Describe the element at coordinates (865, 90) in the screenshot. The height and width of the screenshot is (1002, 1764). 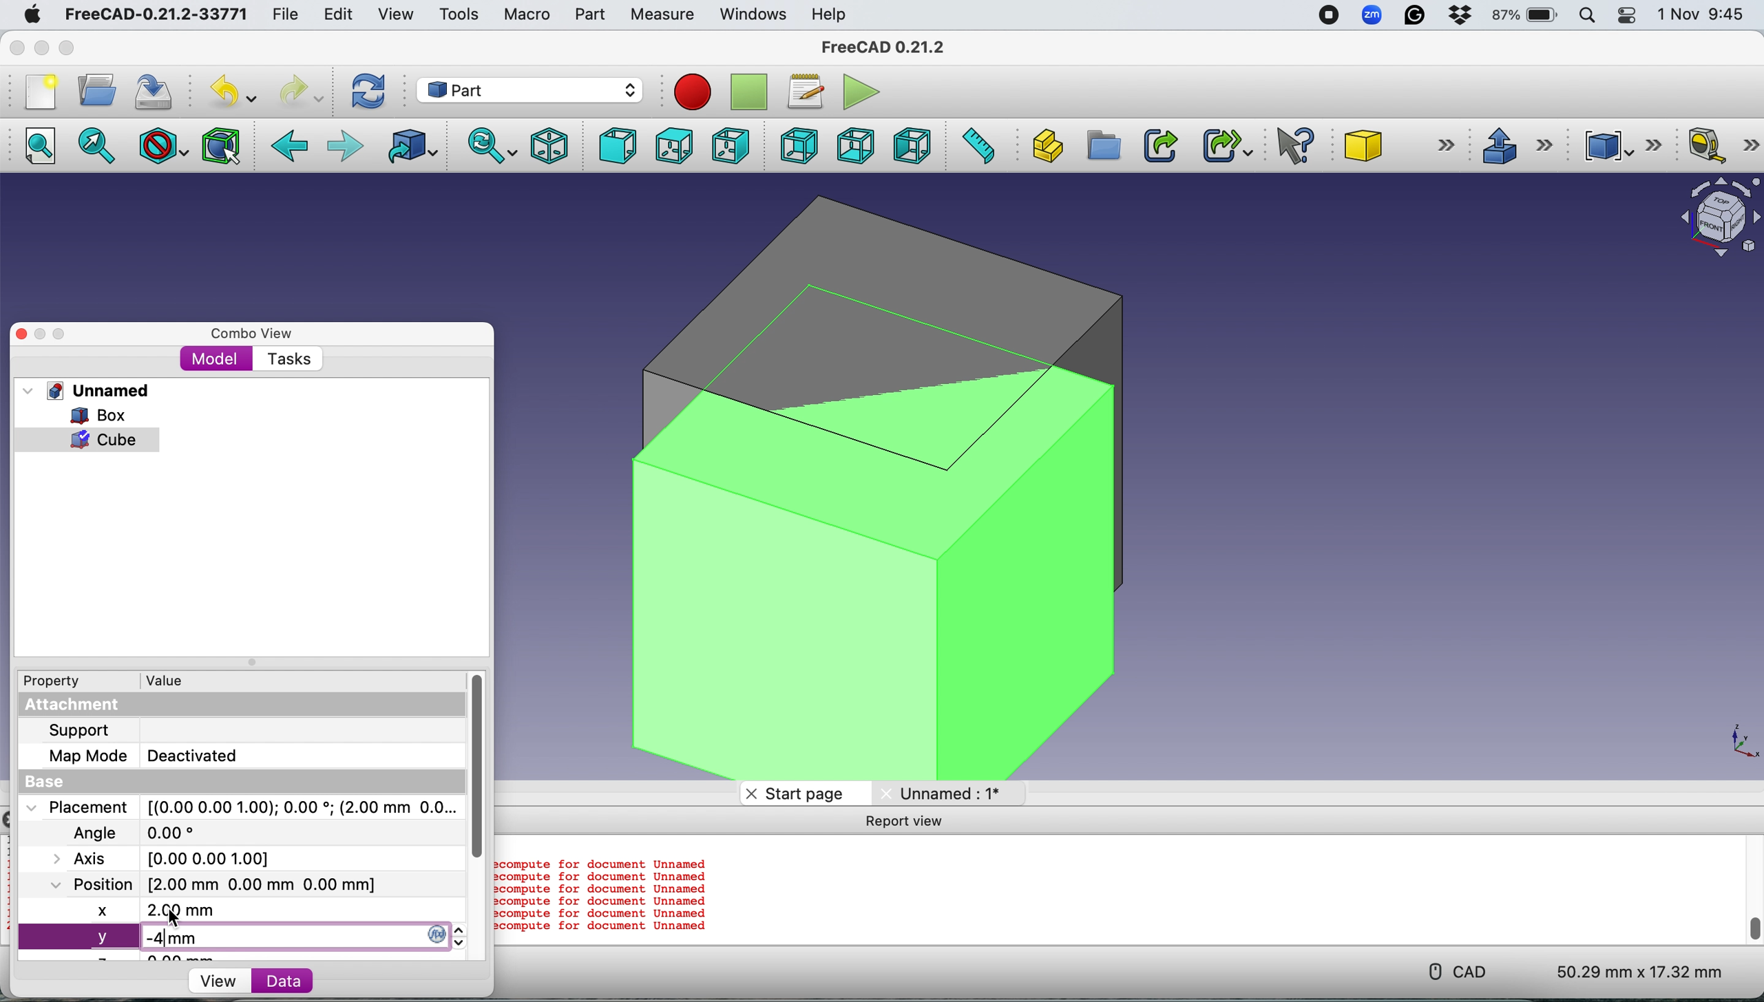
I see `Execute macros` at that location.